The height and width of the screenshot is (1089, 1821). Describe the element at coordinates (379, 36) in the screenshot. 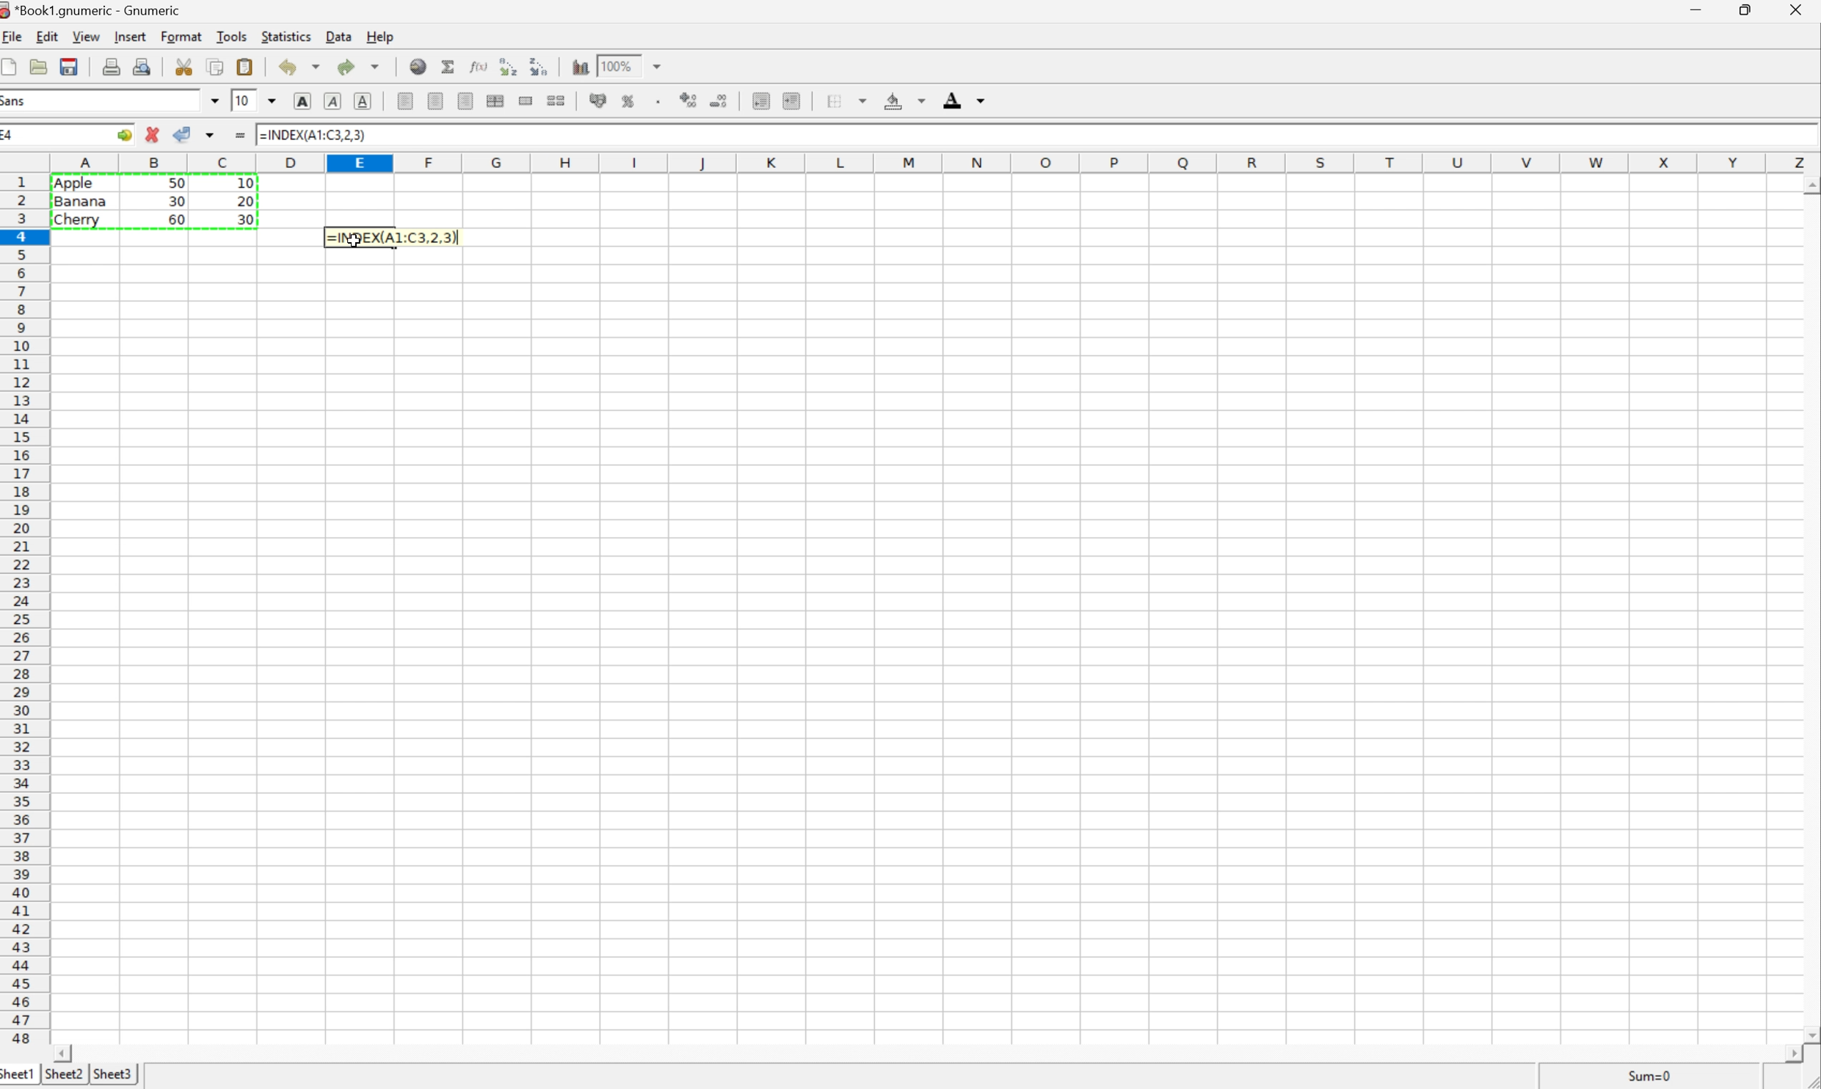

I see `help` at that location.